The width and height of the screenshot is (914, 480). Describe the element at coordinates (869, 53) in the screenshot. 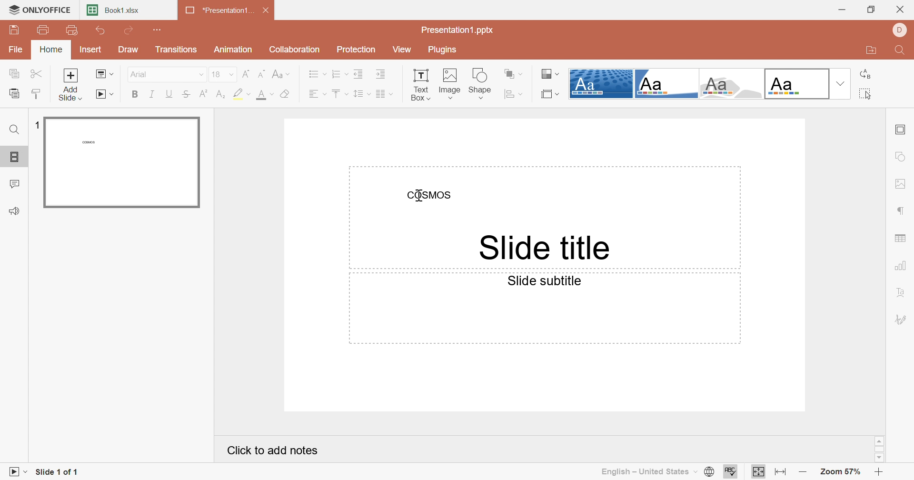

I see `Open file location` at that location.